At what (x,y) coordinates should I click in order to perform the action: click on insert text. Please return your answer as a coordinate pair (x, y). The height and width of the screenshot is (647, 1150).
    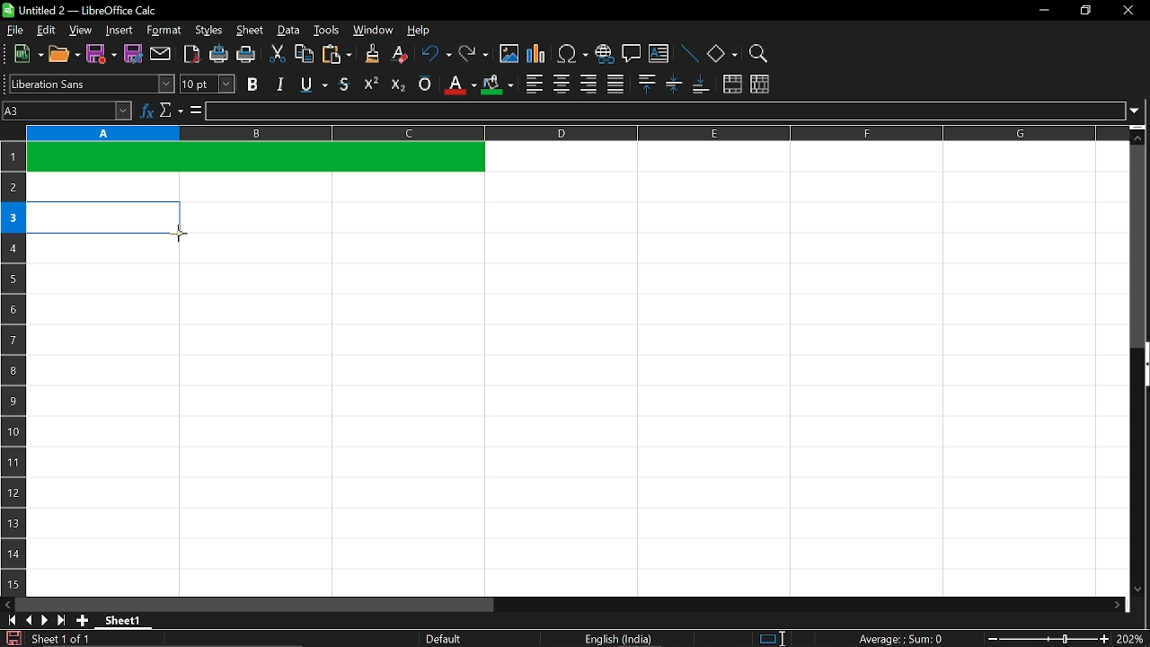
    Looking at the image, I should click on (659, 53).